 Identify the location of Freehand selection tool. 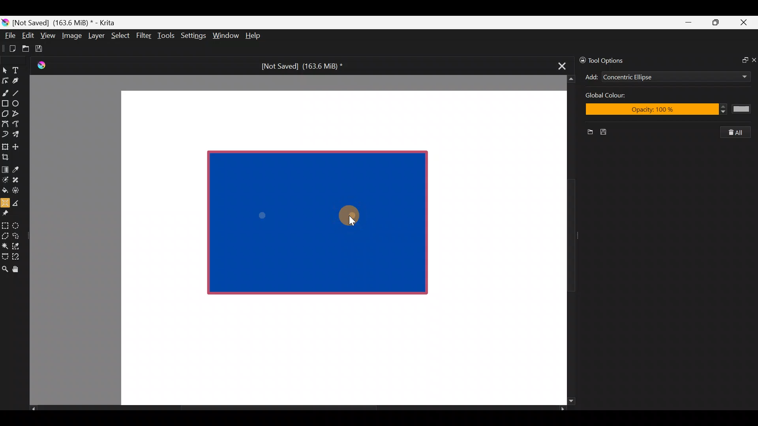
(17, 235).